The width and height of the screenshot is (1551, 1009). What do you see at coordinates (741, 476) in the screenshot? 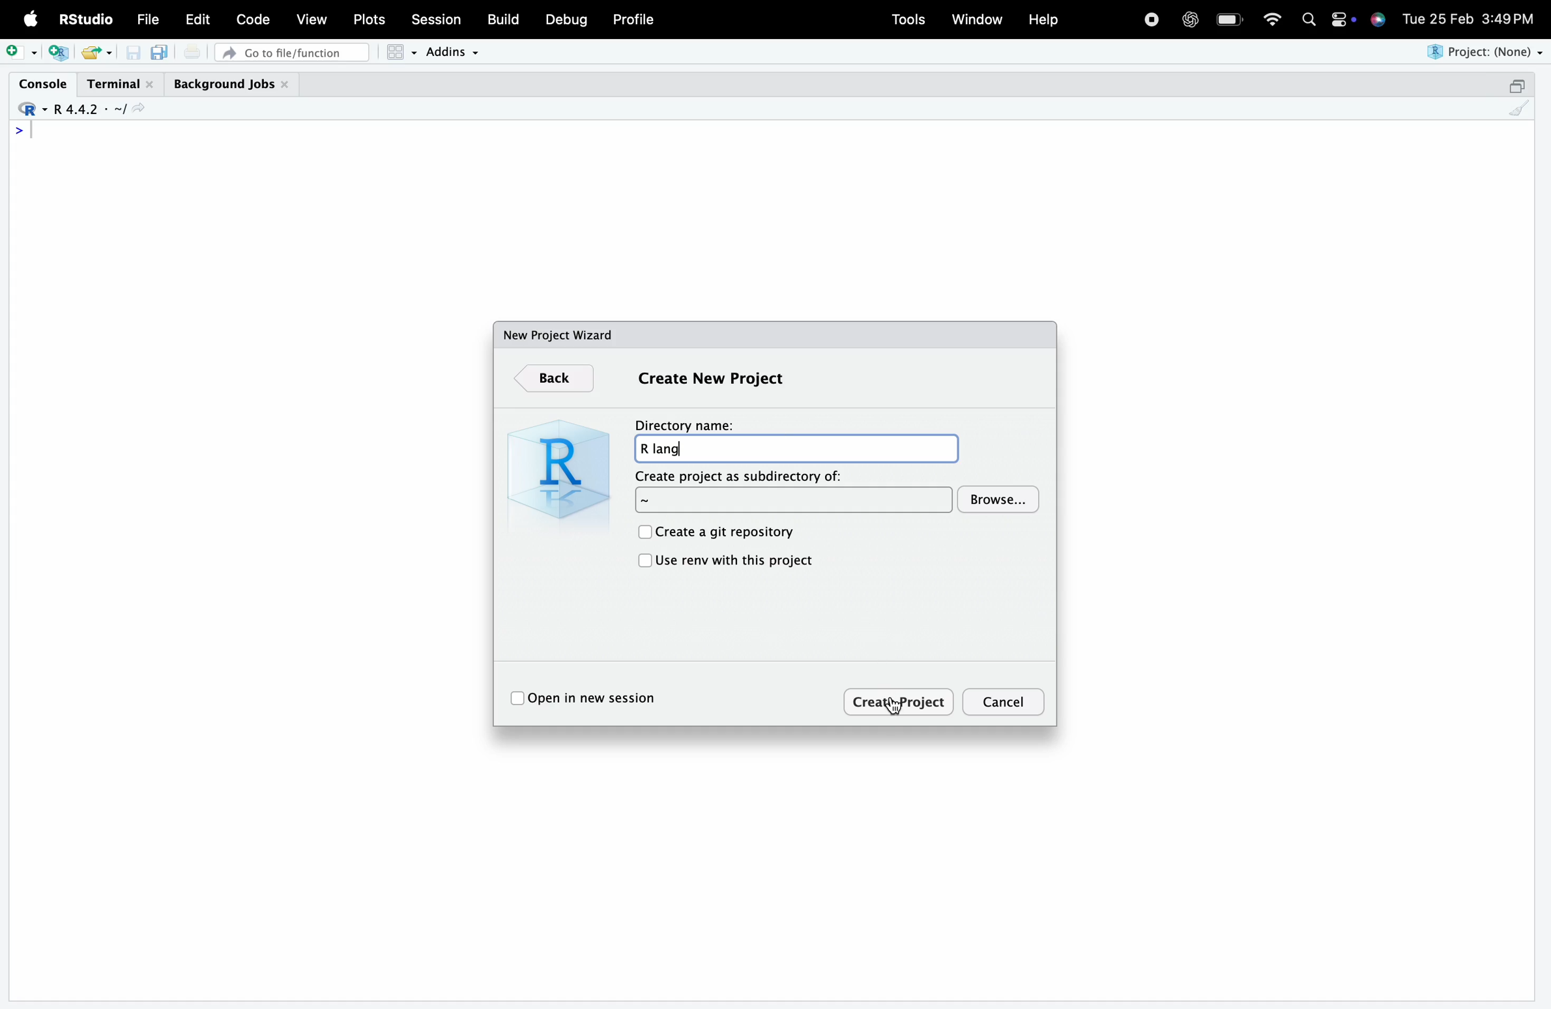
I see `Create project as subdirectory of:` at bounding box center [741, 476].